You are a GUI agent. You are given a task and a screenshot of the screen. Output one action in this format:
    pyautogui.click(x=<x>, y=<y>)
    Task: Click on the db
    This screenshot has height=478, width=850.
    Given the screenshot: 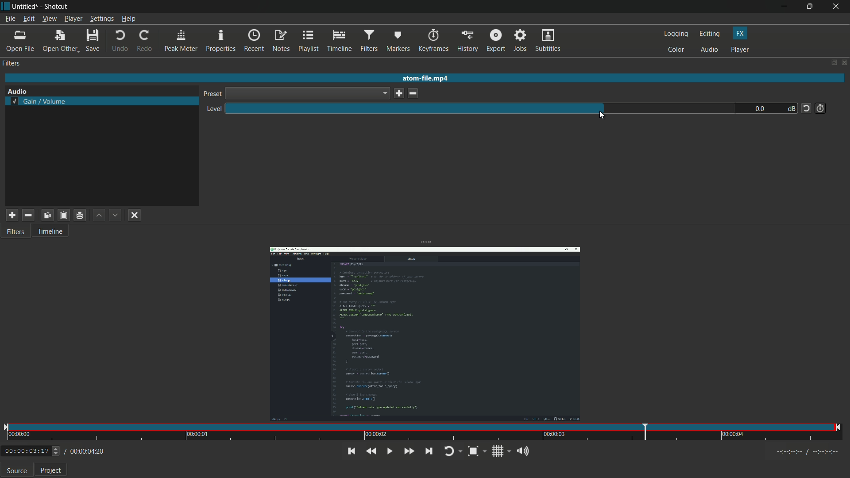 What is the action you would take?
    pyautogui.click(x=791, y=108)
    